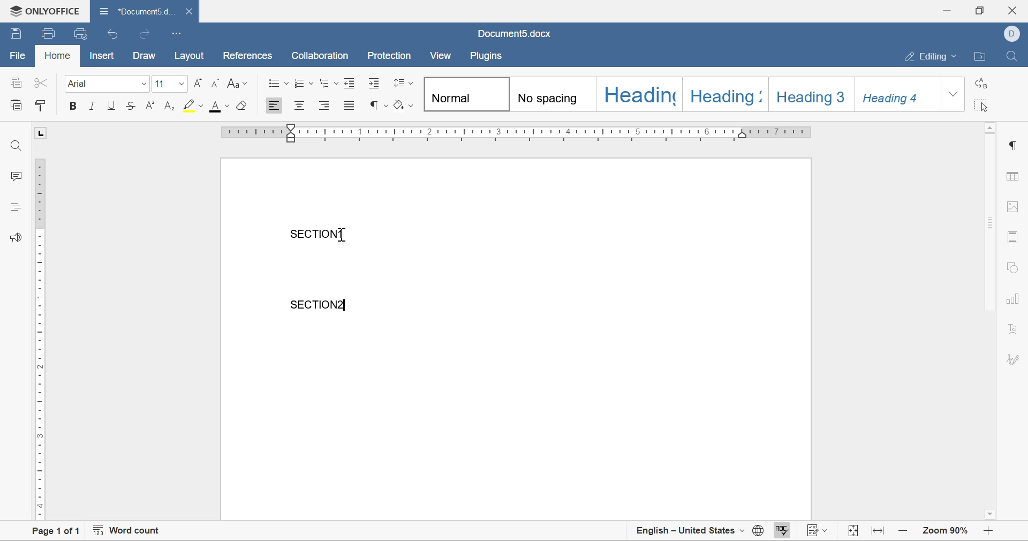 The width and height of the screenshot is (1028, 541). Describe the element at coordinates (1015, 178) in the screenshot. I see `table settings` at that location.